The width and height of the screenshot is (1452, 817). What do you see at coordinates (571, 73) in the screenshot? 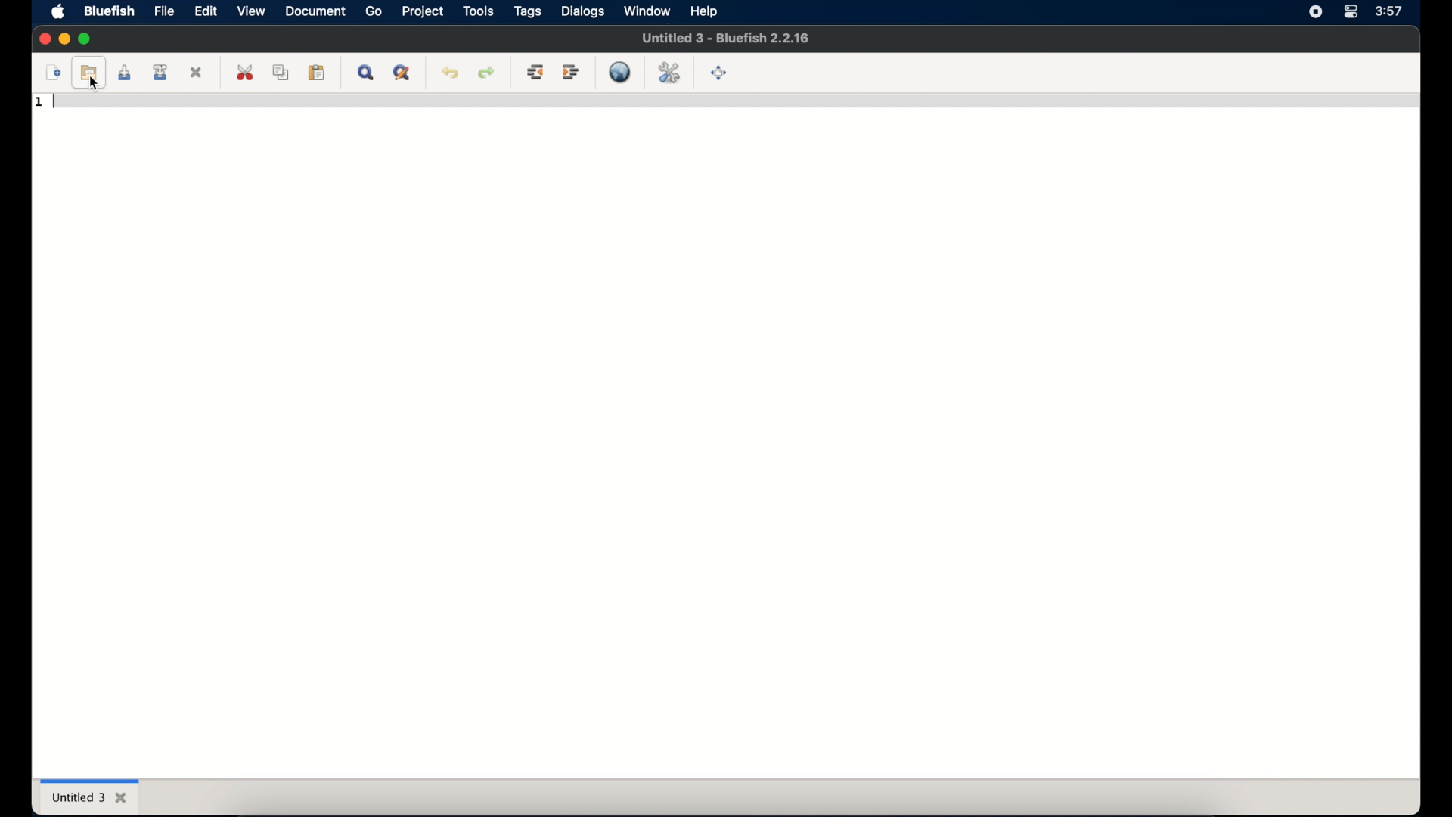
I see `indent ` at bounding box center [571, 73].